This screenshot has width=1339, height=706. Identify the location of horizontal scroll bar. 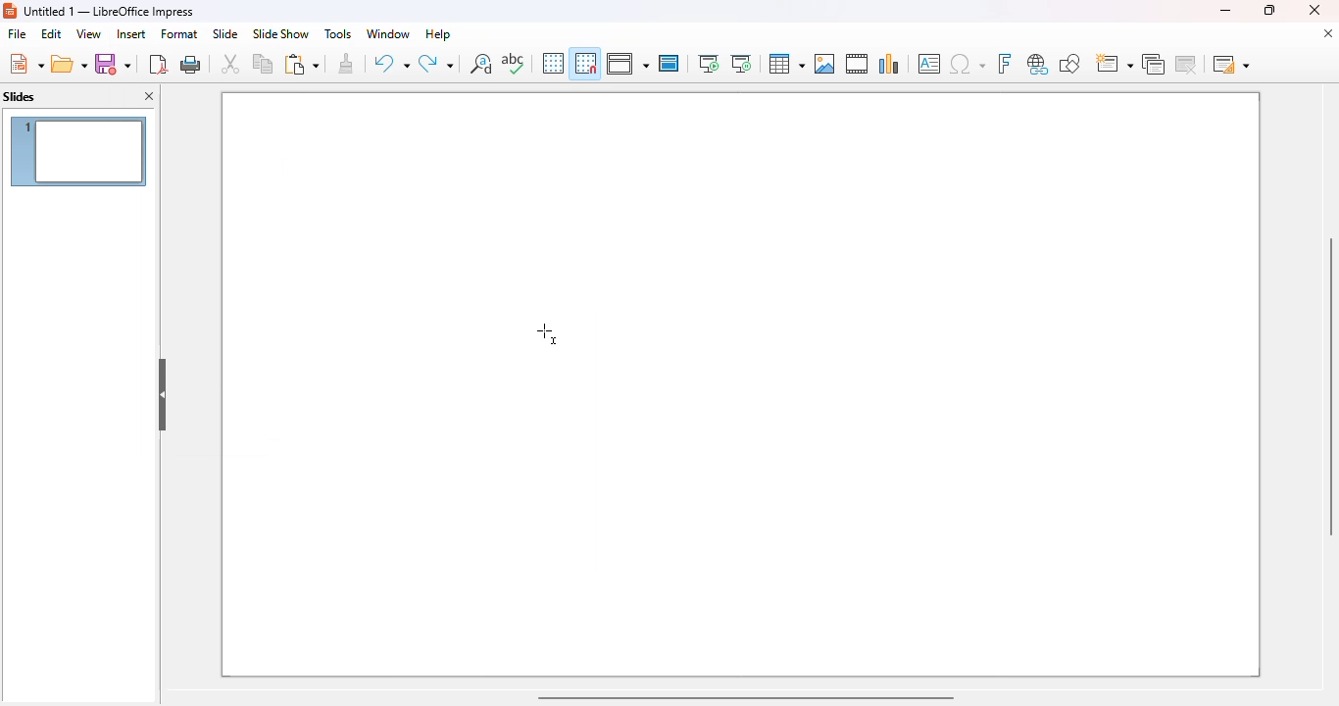
(744, 696).